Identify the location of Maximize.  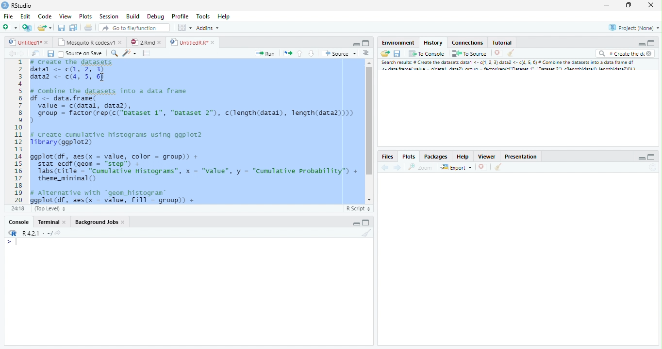
(650, 44).